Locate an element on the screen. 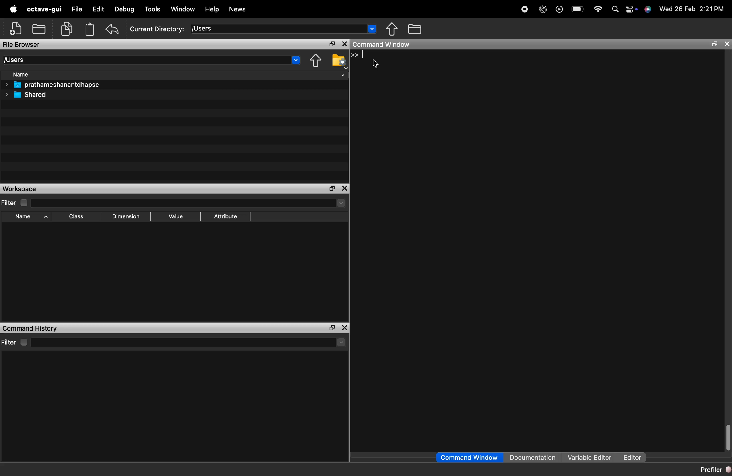  >> | is located at coordinates (359, 55).